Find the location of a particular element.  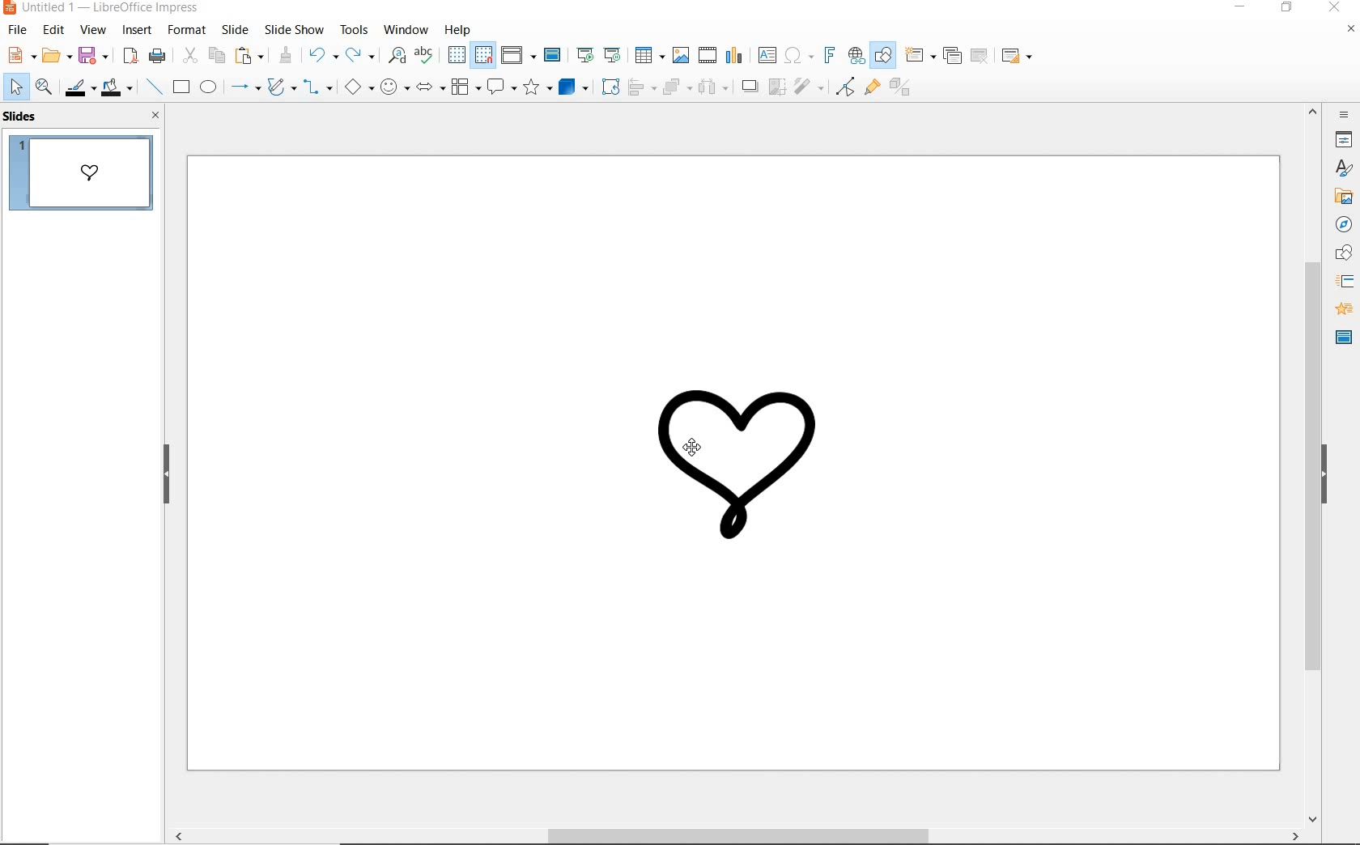

format is located at coordinates (187, 30).